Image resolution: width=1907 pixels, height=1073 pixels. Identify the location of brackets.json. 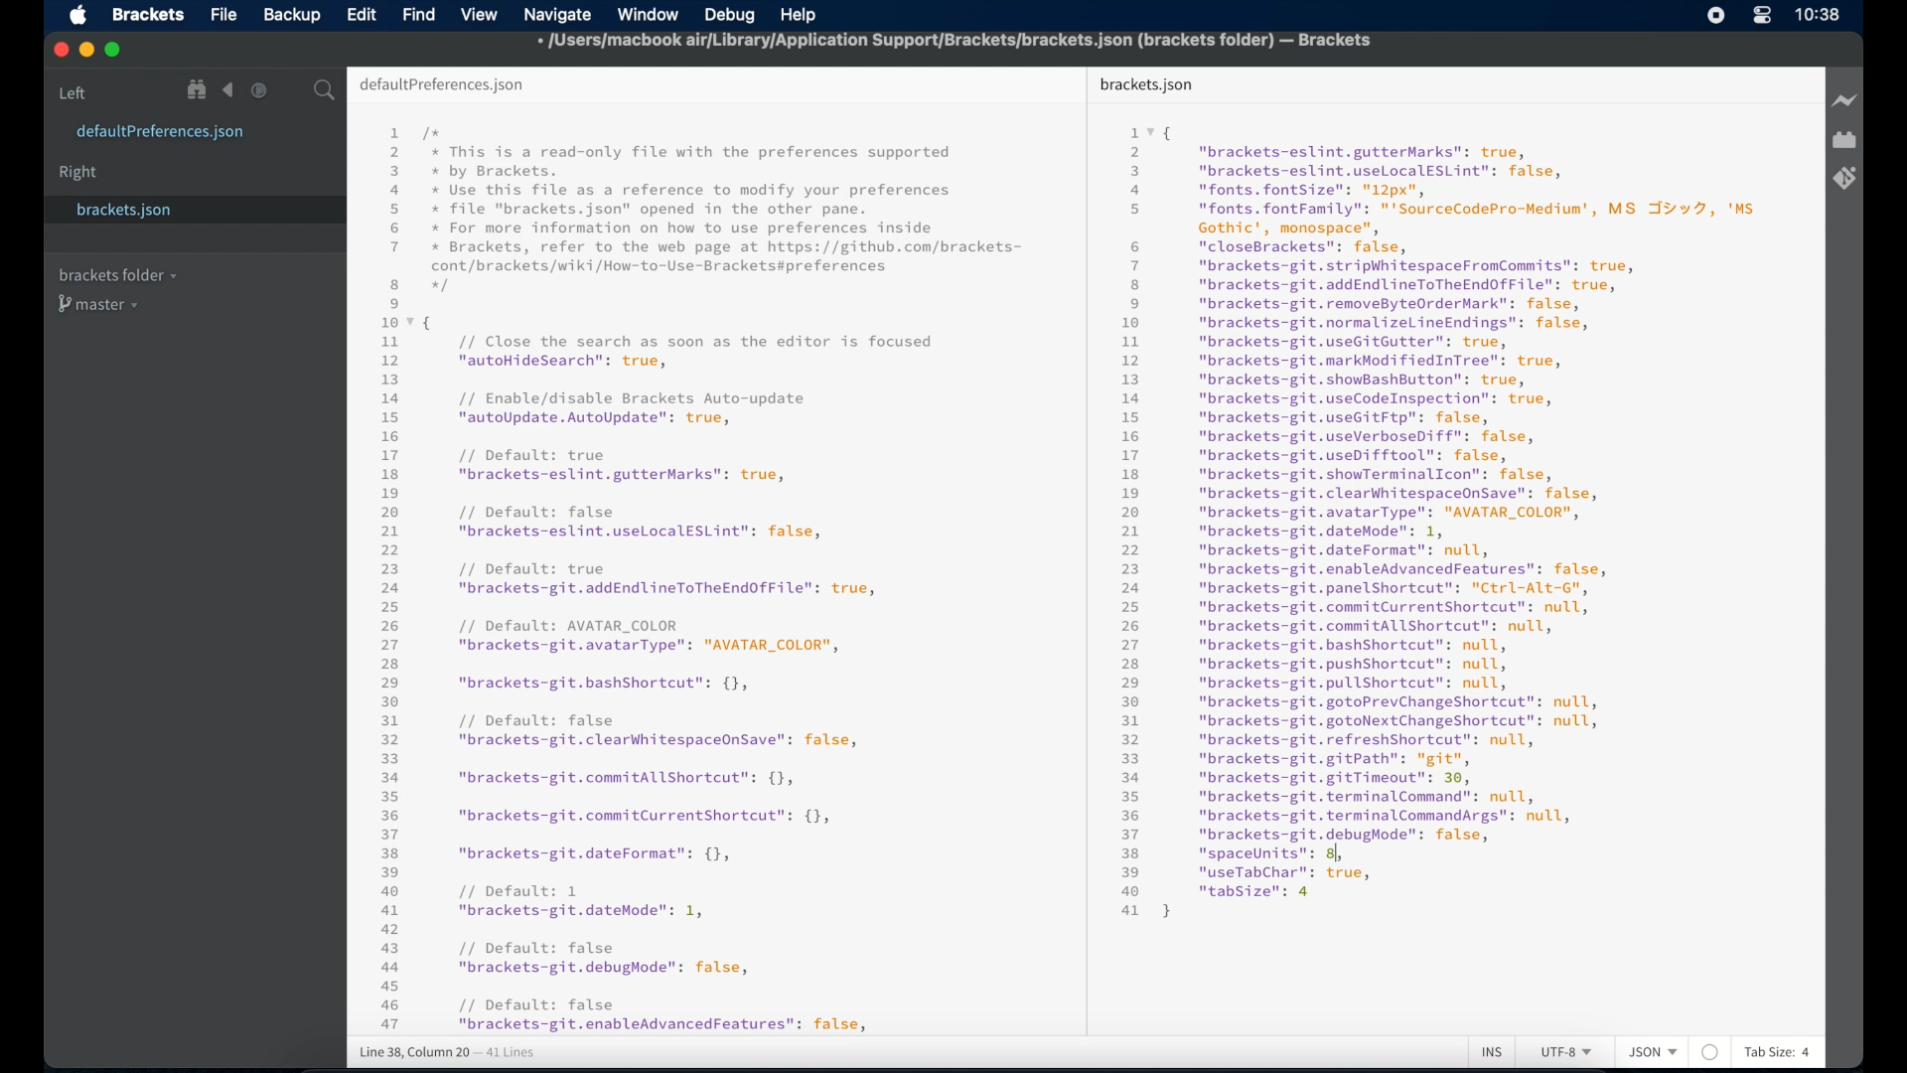
(1146, 85).